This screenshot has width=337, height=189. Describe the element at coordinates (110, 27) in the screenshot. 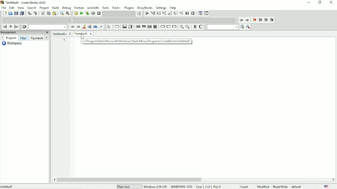

I see `select` at that location.